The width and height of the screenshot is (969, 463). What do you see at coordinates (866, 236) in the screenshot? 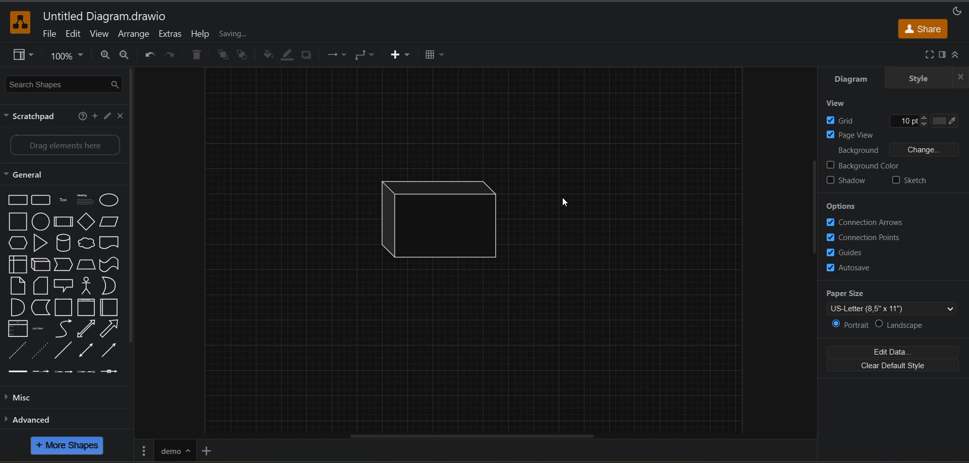
I see `connection points` at bounding box center [866, 236].